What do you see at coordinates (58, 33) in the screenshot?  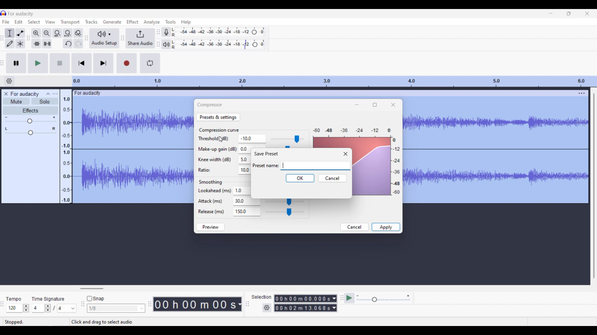 I see `Fit selection to width` at bounding box center [58, 33].